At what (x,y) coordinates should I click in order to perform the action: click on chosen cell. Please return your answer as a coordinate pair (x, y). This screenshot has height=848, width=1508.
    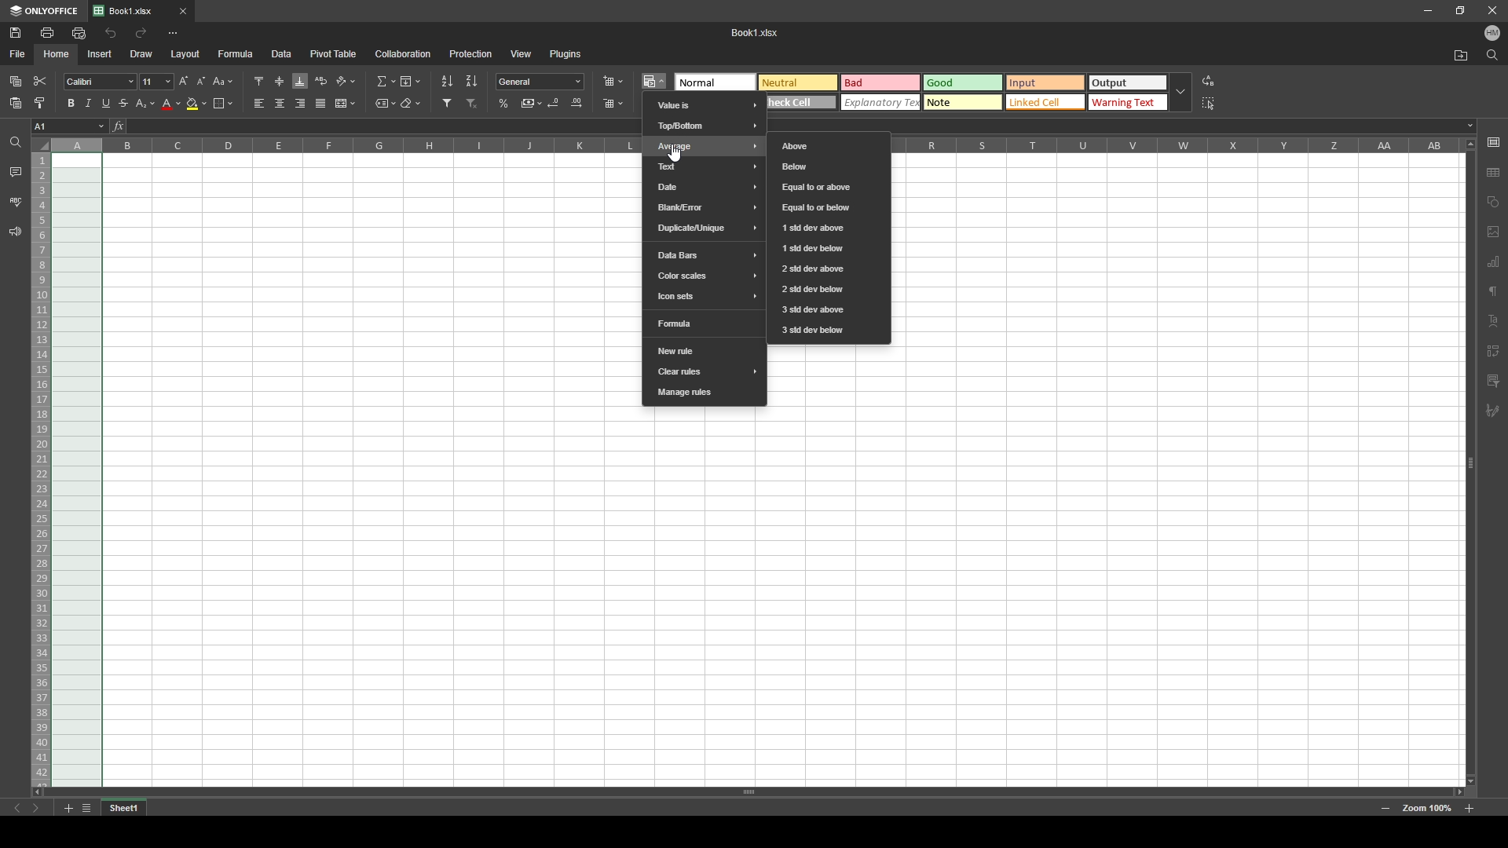
    Looking at the image, I should click on (68, 126).